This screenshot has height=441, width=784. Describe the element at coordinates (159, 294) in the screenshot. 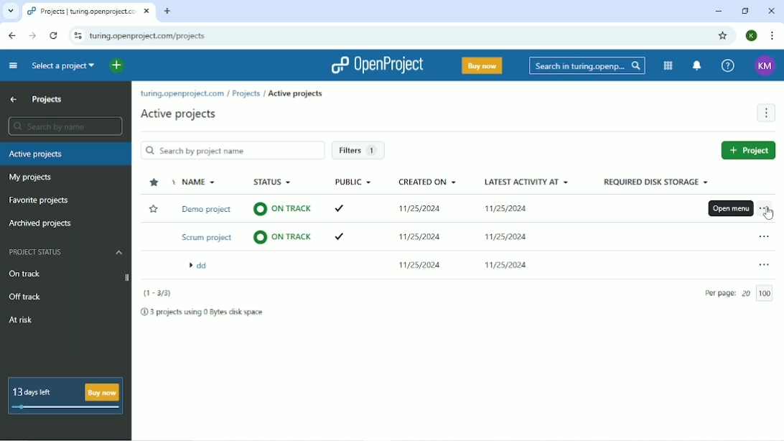

I see `(1-3/3)` at that location.